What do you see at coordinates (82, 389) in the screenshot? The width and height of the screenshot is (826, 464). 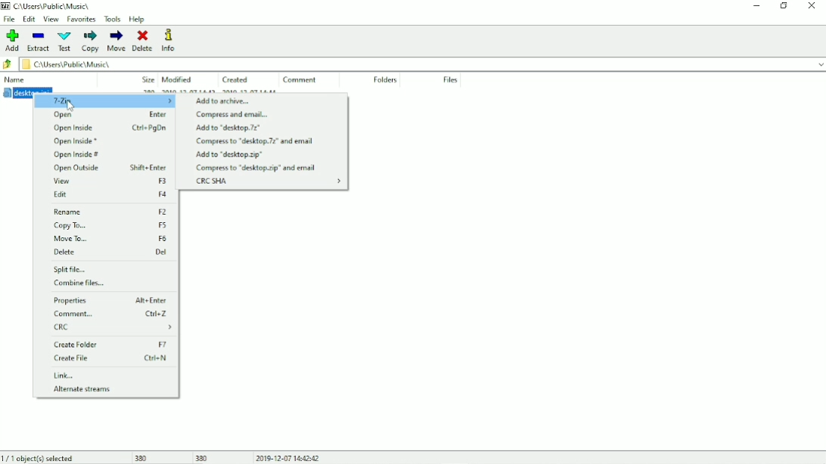 I see `Alternate streams` at bounding box center [82, 389].